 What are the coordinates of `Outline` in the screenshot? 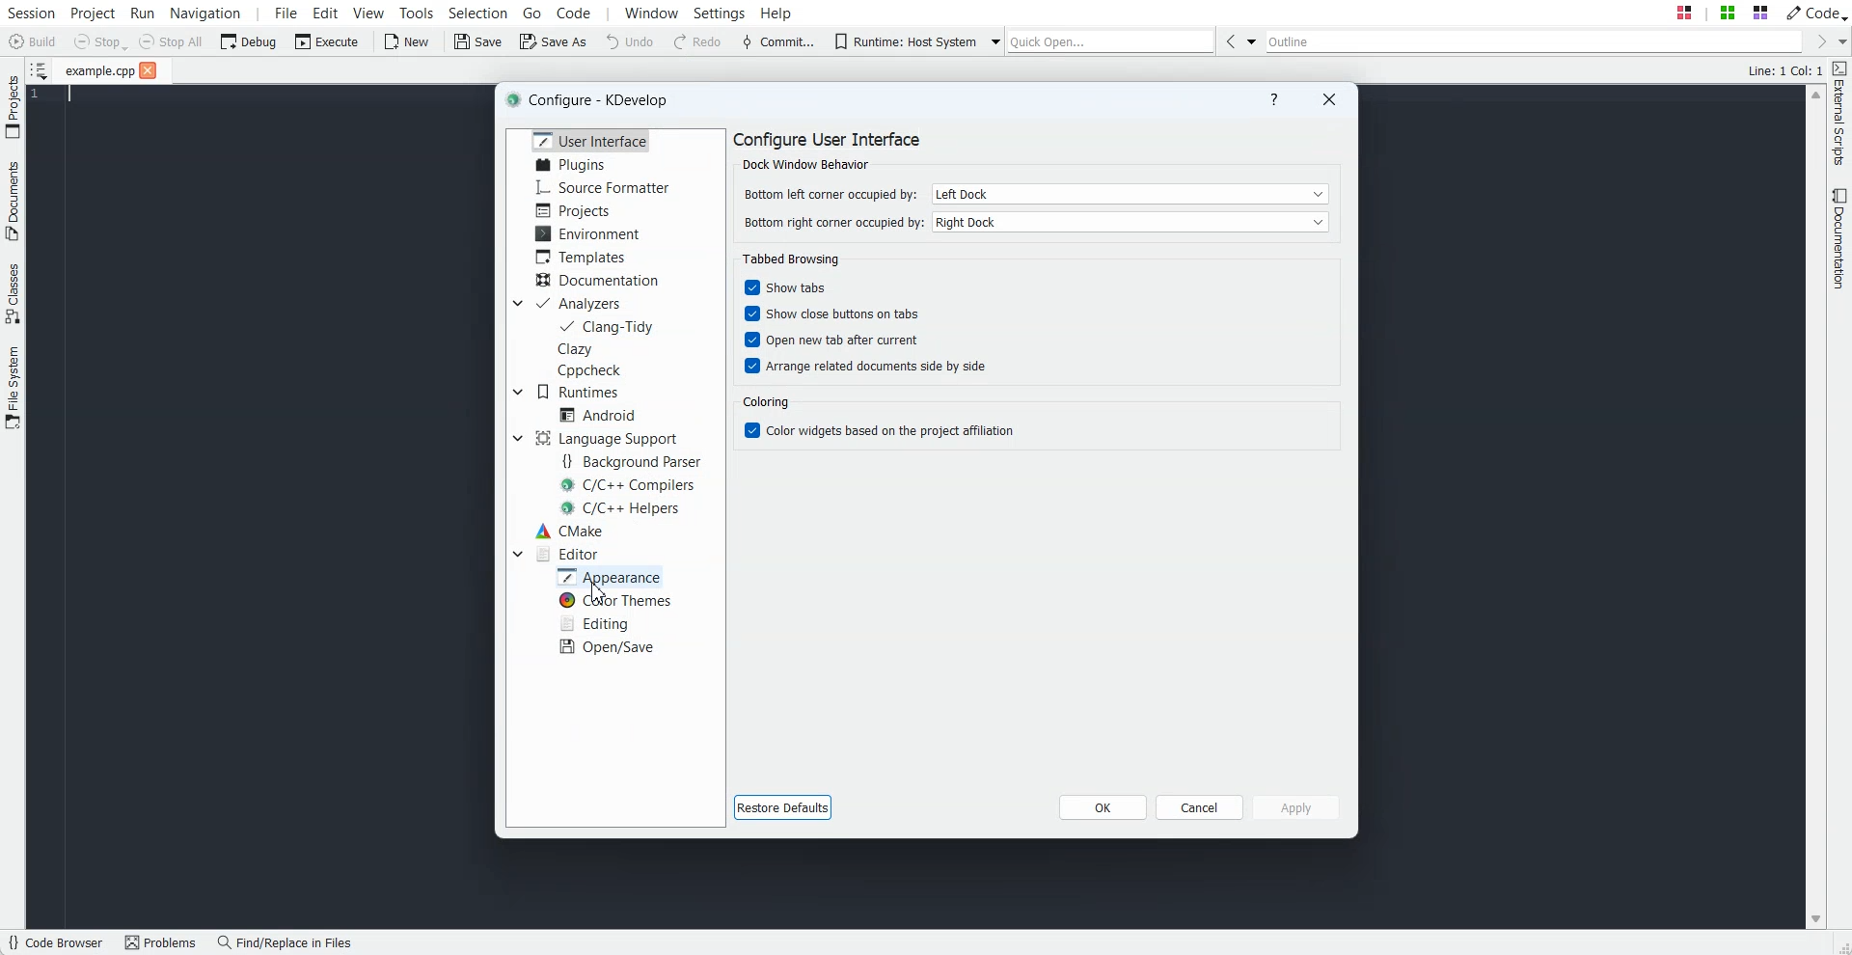 It's located at (1533, 41).